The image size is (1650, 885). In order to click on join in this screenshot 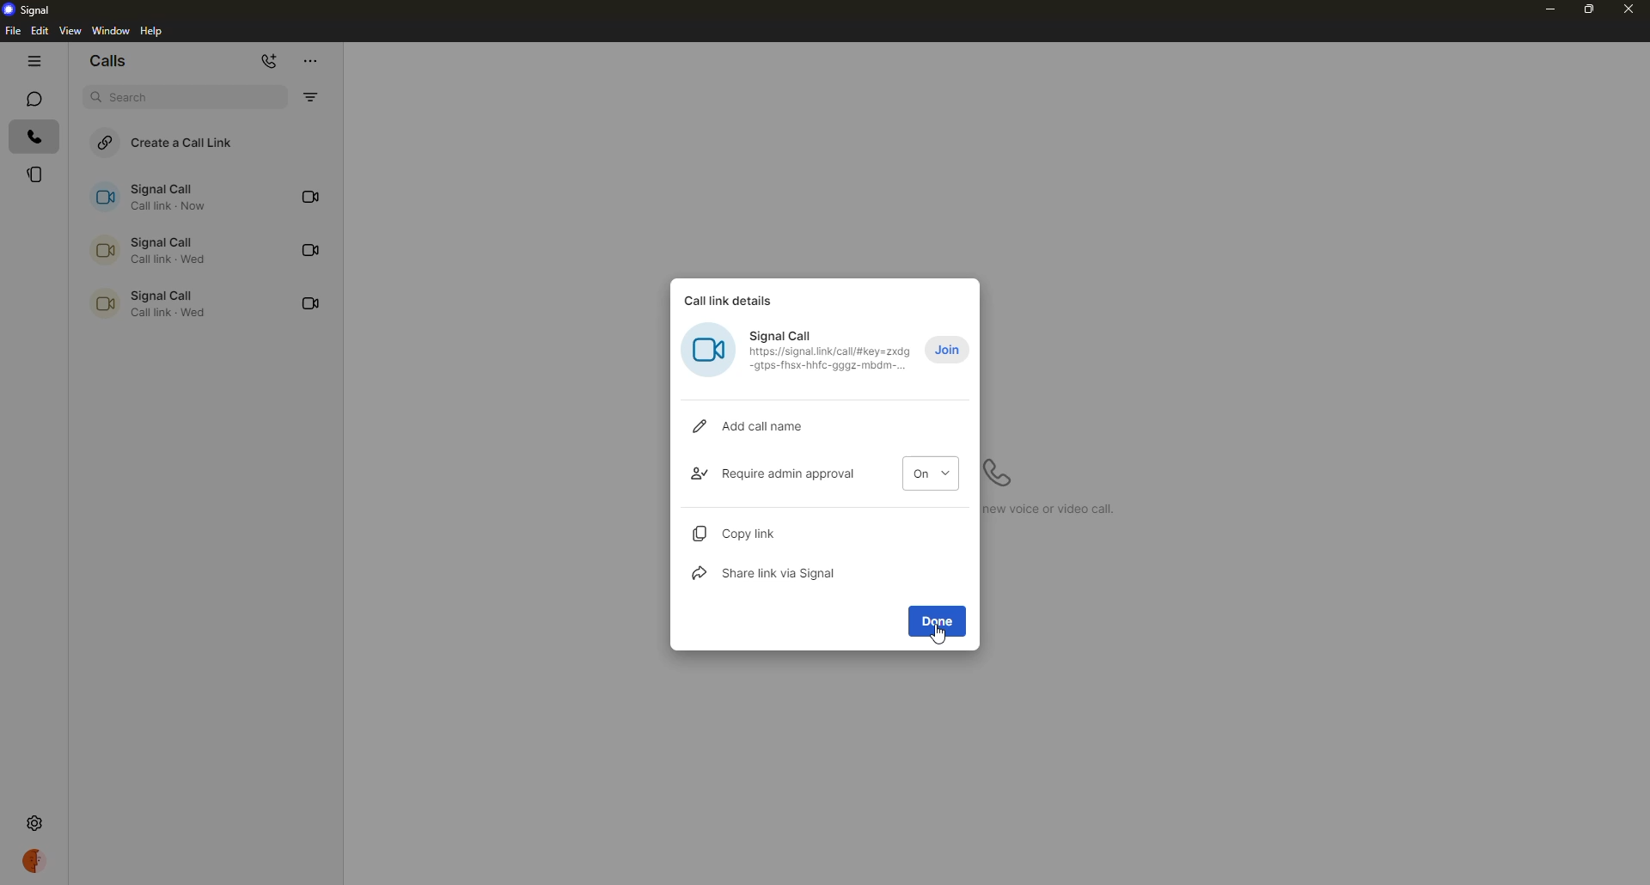, I will do `click(948, 350)`.